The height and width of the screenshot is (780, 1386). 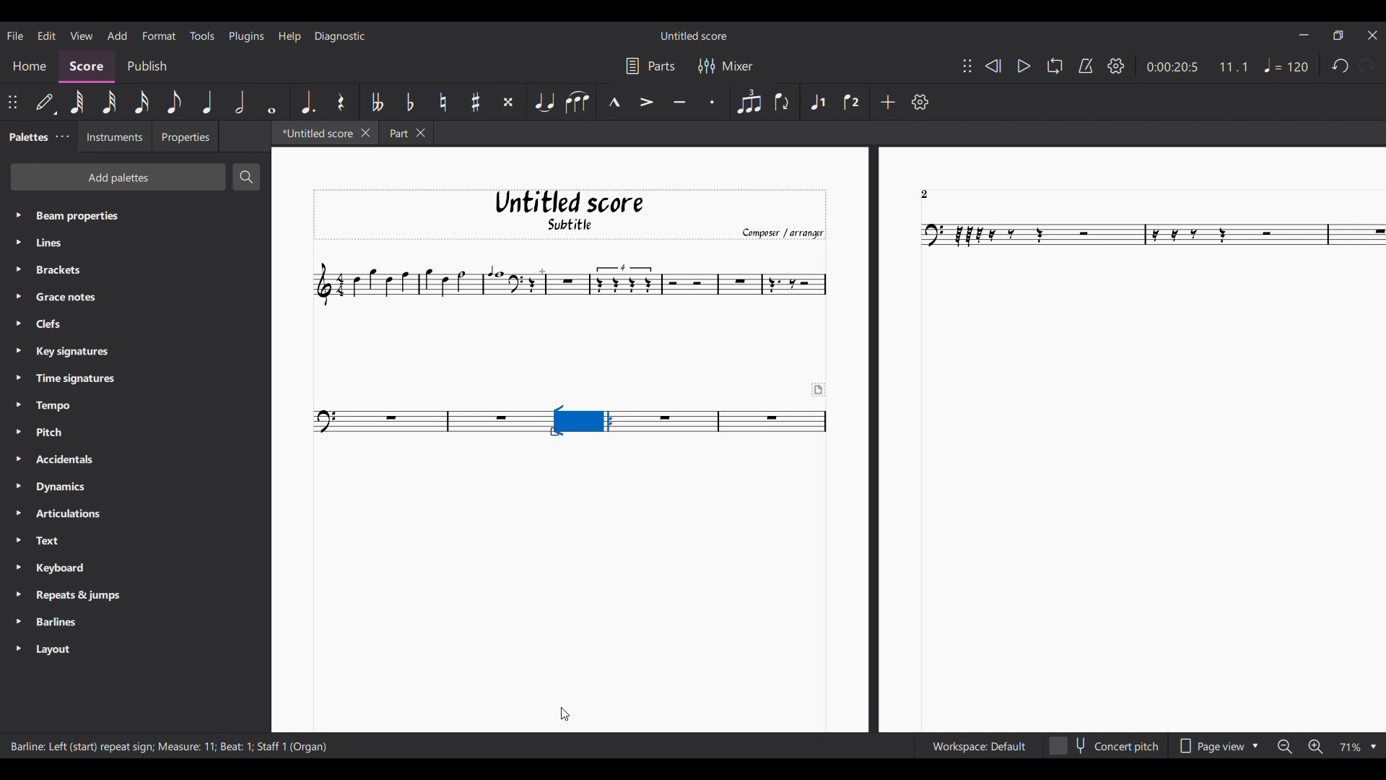 What do you see at coordinates (829, 438) in the screenshot?
I see `Current score` at bounding box center [829, 438].